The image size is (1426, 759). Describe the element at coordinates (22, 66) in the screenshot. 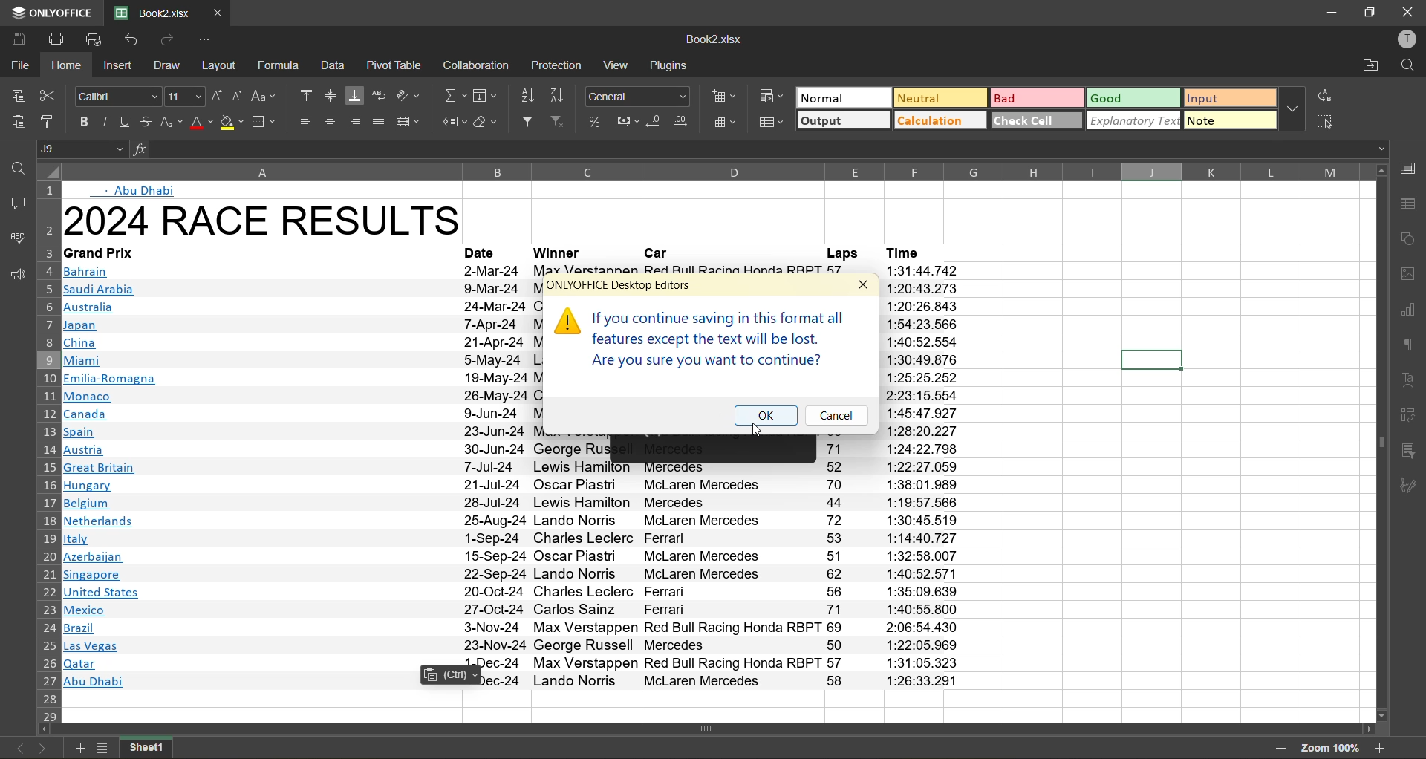

I see `file` at that location.